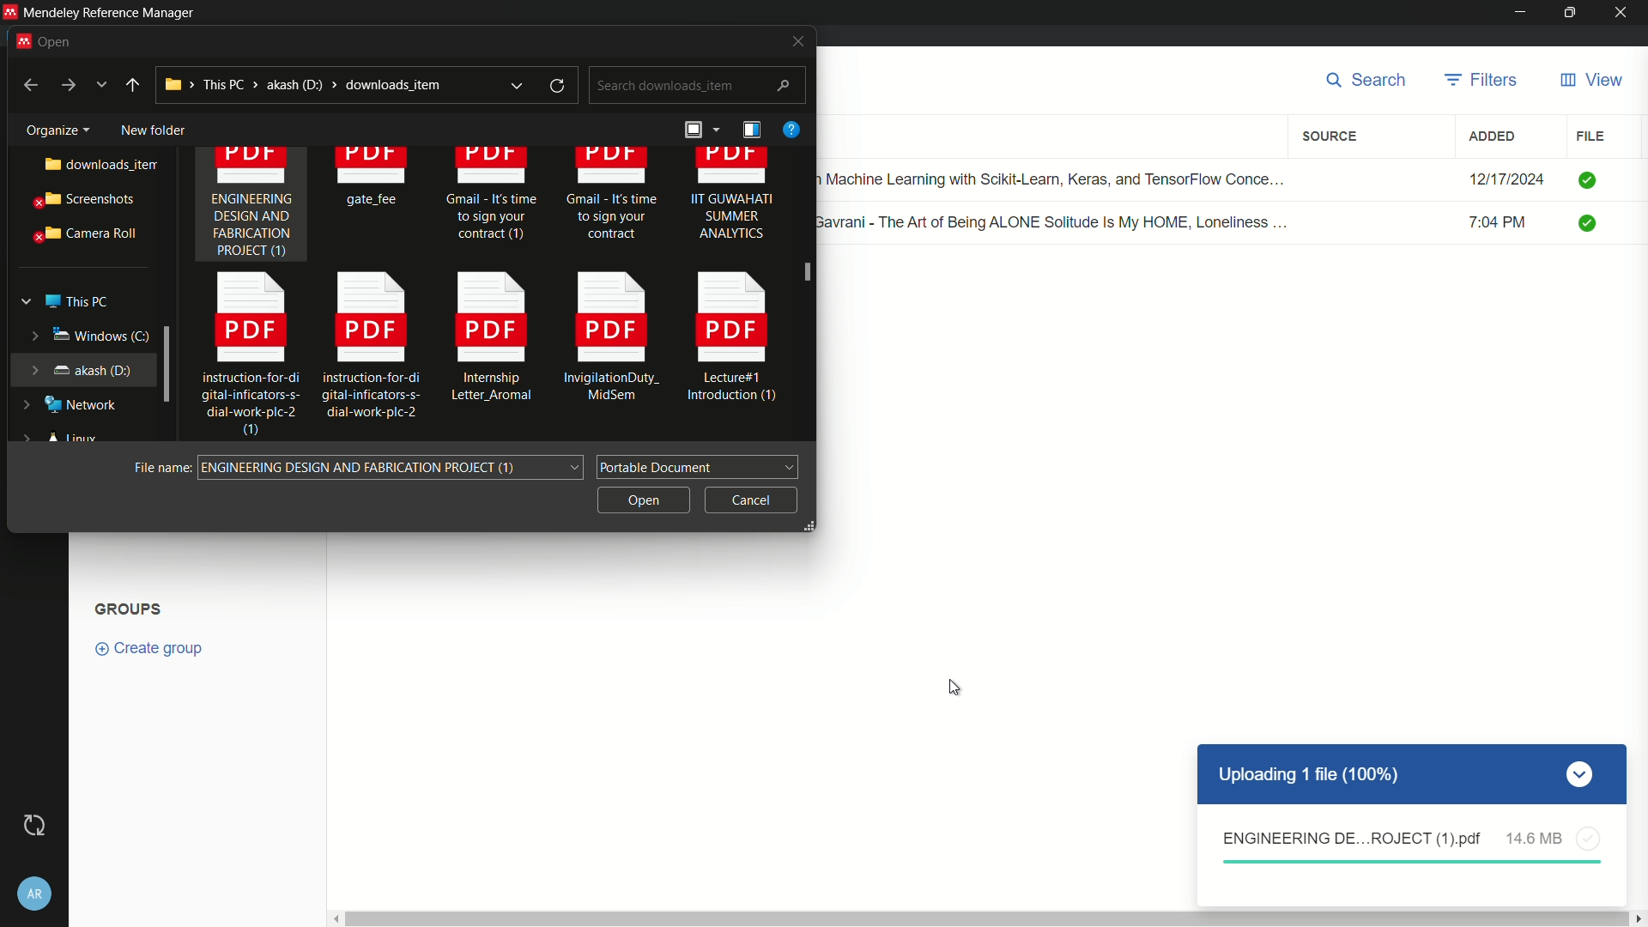 This screenshot has width=1648, height=927. I want to click on CURSOR, so click(954, 688).